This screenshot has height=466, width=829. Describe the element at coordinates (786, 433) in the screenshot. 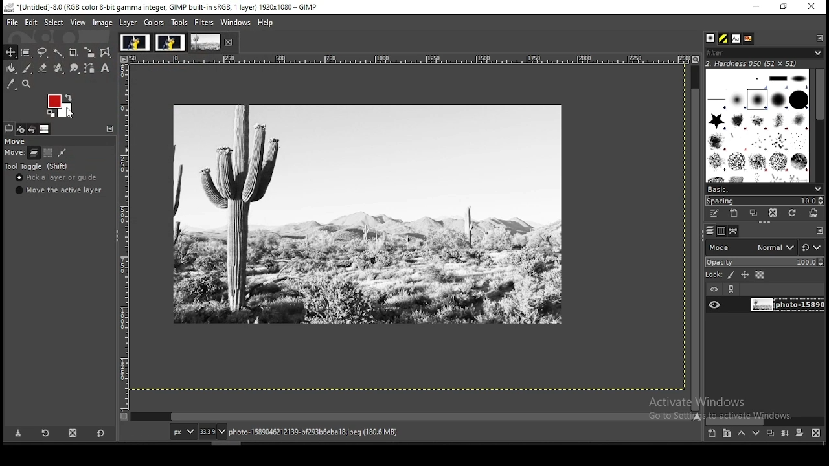

I see `merge layer` at that location.